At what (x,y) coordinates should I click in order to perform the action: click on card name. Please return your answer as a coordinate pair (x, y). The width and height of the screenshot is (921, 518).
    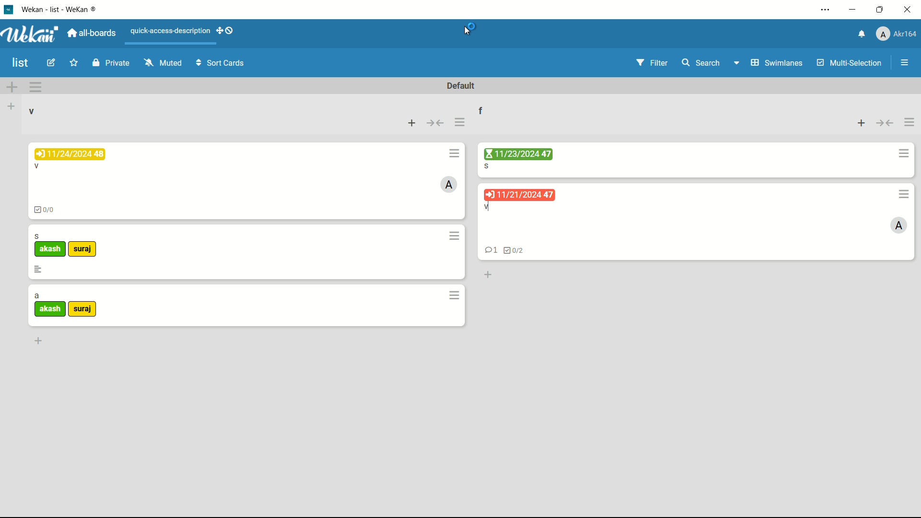
    Looking at the image, I should click on (488, 207).